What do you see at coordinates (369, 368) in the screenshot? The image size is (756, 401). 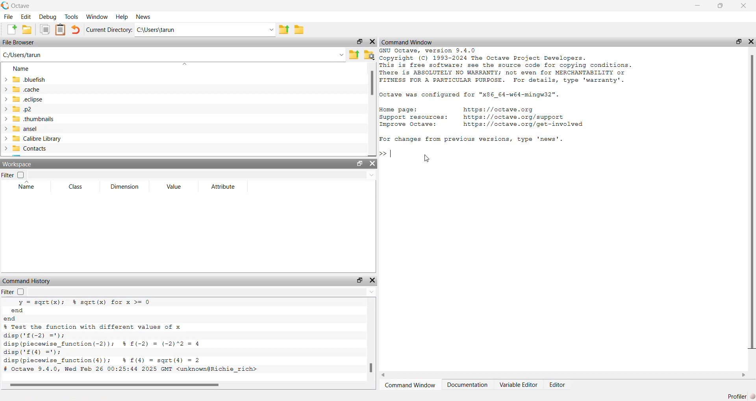 I see `Scrollbar` at bounding box center [369, 368].